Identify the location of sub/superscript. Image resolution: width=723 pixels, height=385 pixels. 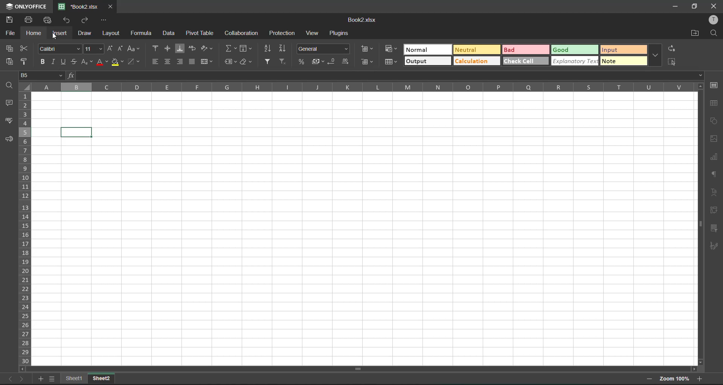
(87, 63).